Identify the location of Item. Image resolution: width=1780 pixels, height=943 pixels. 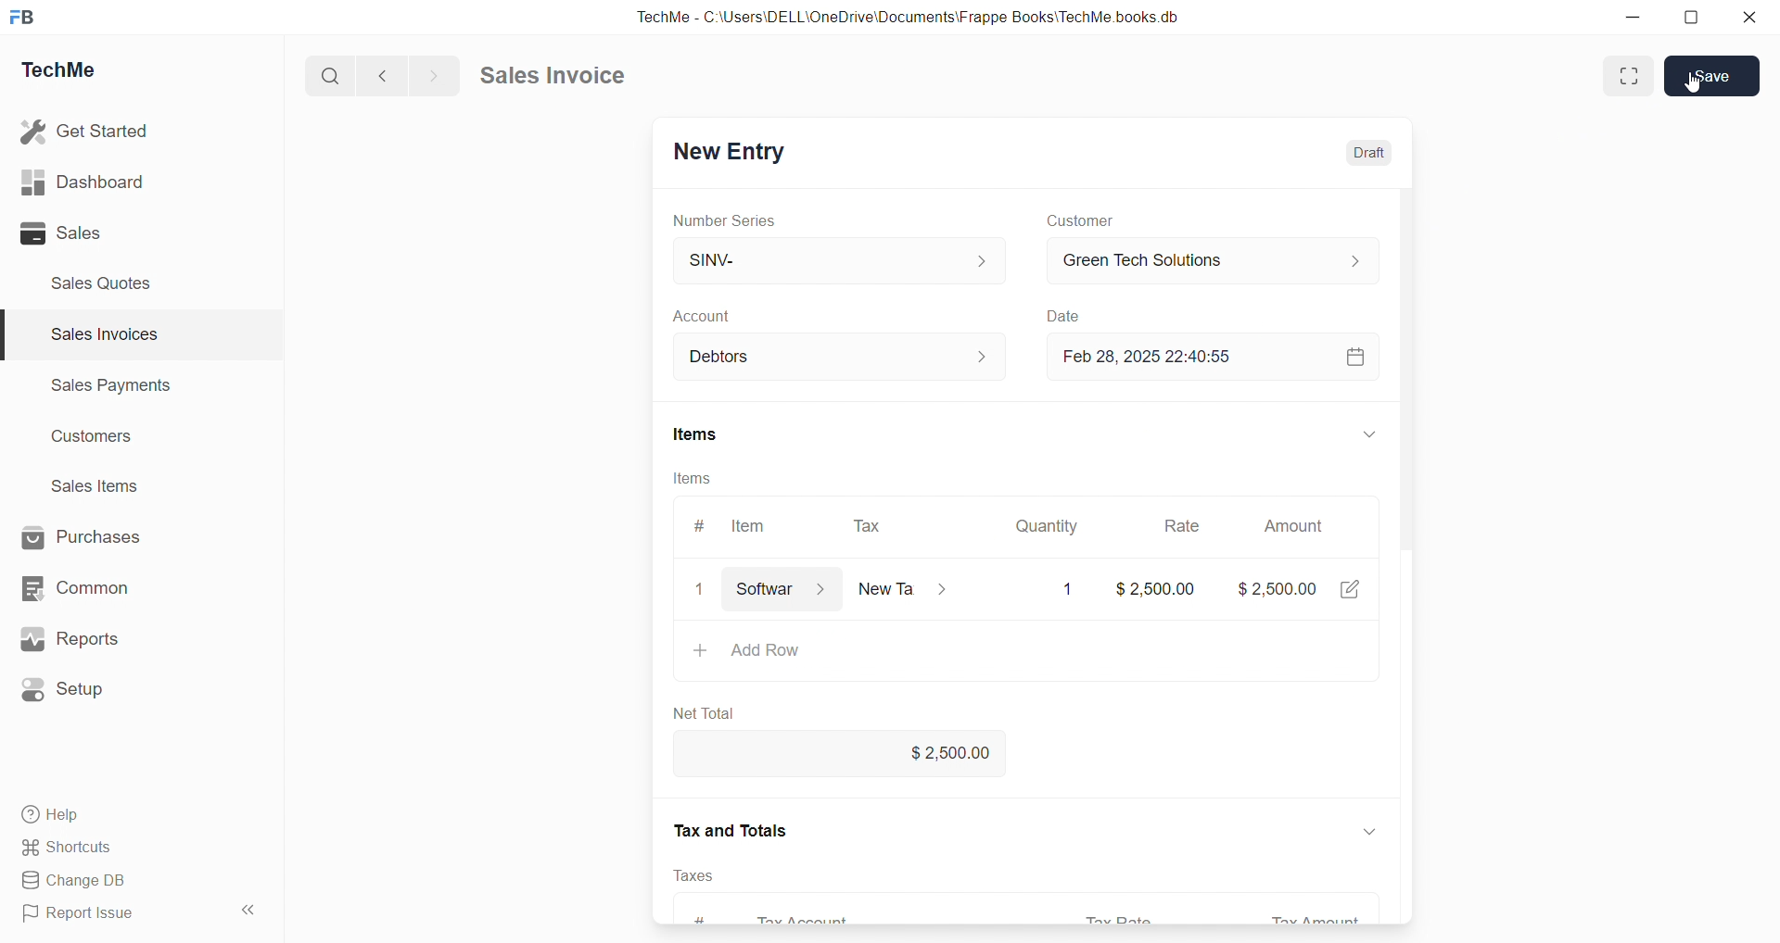
(750, 526).